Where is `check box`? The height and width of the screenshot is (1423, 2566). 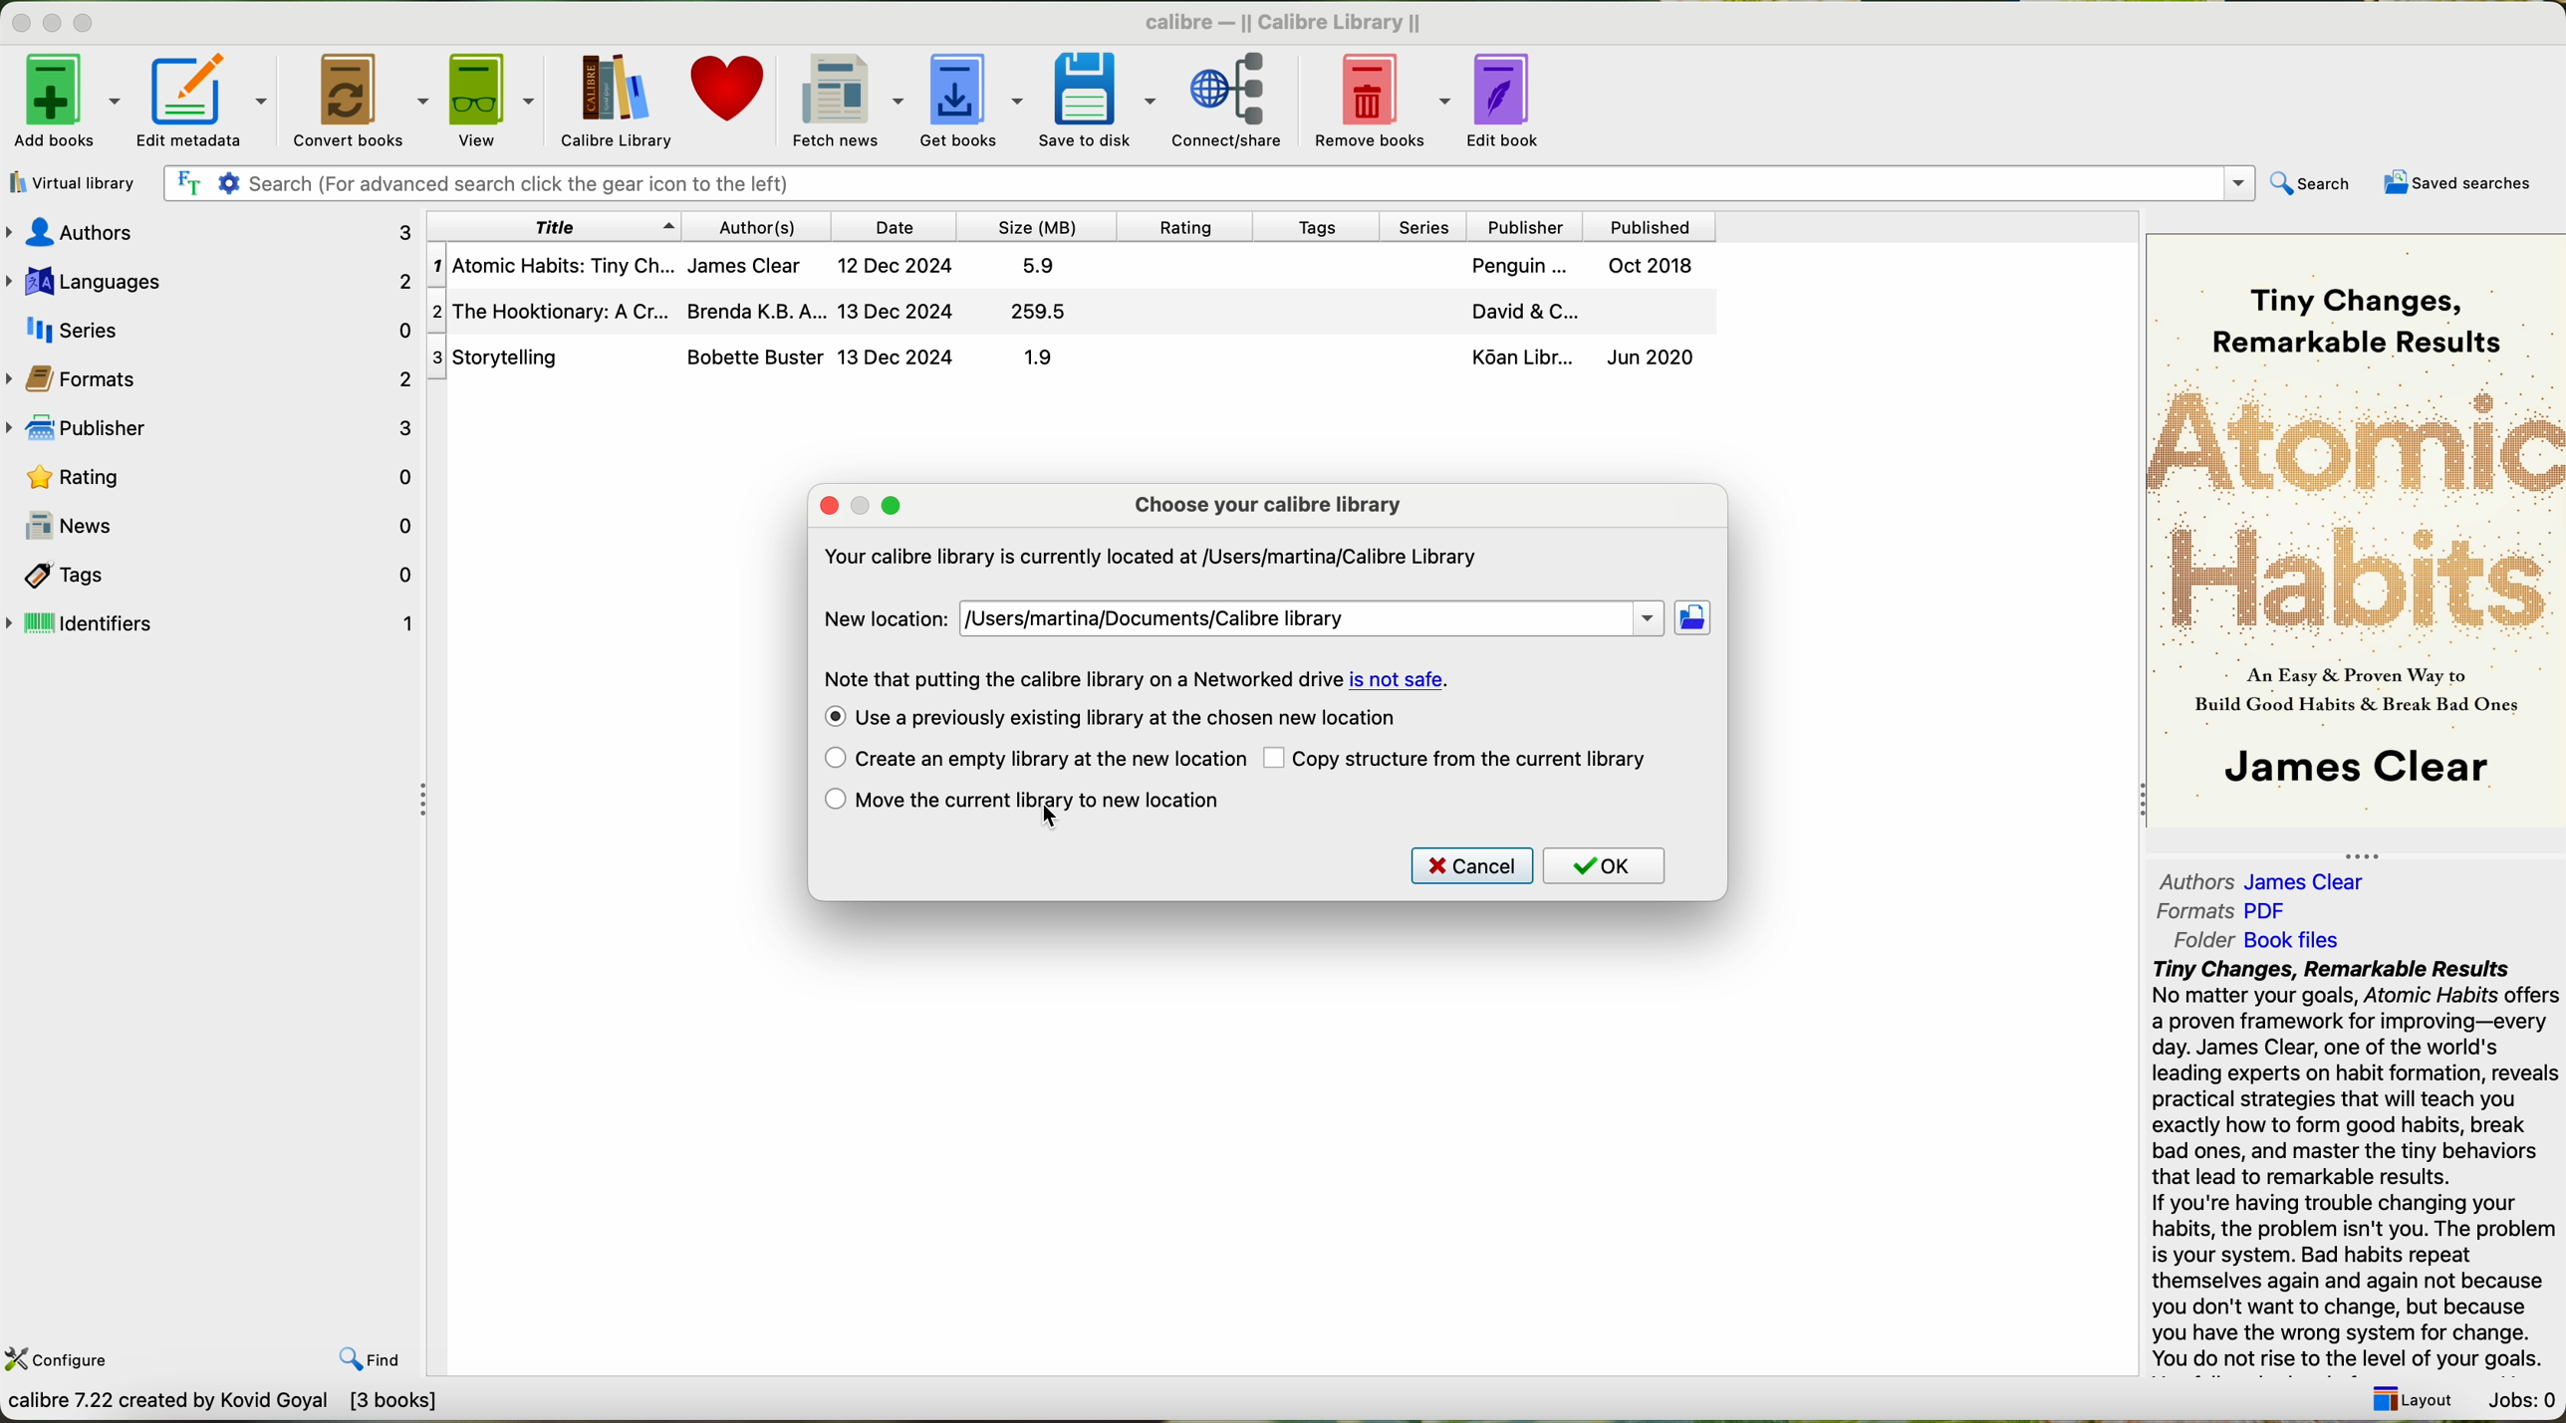
check box is located at coordinates (834, 801).